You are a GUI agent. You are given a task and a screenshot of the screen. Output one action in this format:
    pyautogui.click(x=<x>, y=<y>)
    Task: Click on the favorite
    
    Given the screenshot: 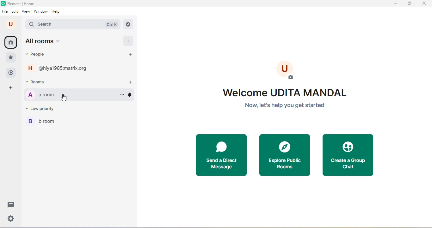 What is the action you would take?
    pyautogui.click(x=10, y=58)
    